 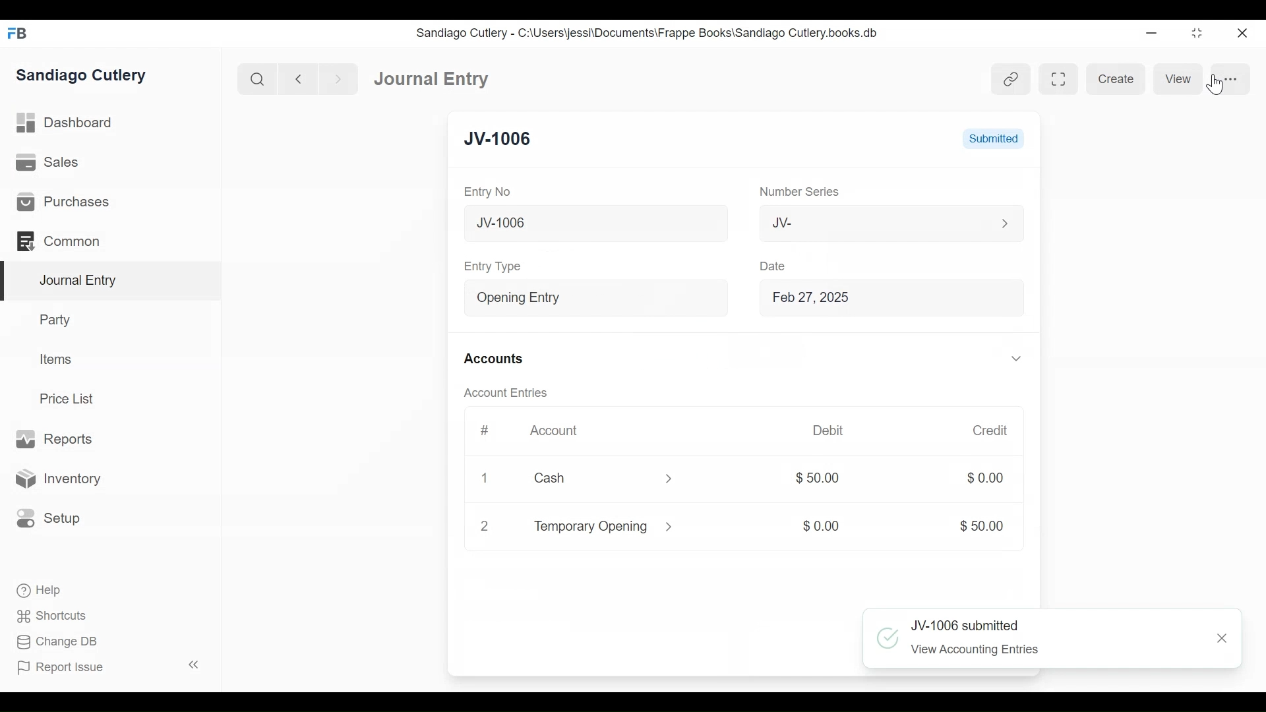 I want to click on Expand, so click(x=1004, y=223).